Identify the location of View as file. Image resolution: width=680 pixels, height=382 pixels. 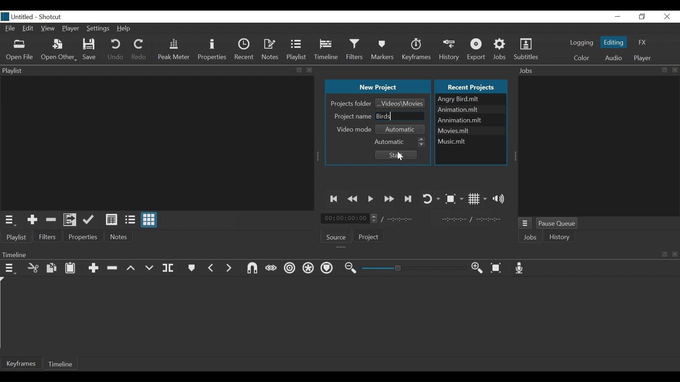
(130, 220).